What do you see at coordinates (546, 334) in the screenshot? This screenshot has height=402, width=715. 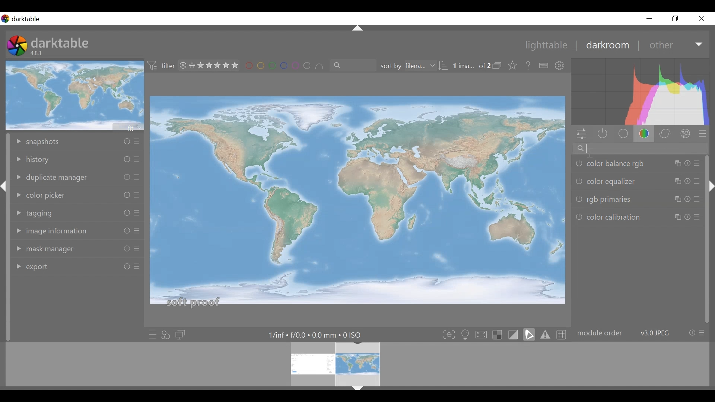 I see `toggle gamut checking` at bounding box center [546, 334].